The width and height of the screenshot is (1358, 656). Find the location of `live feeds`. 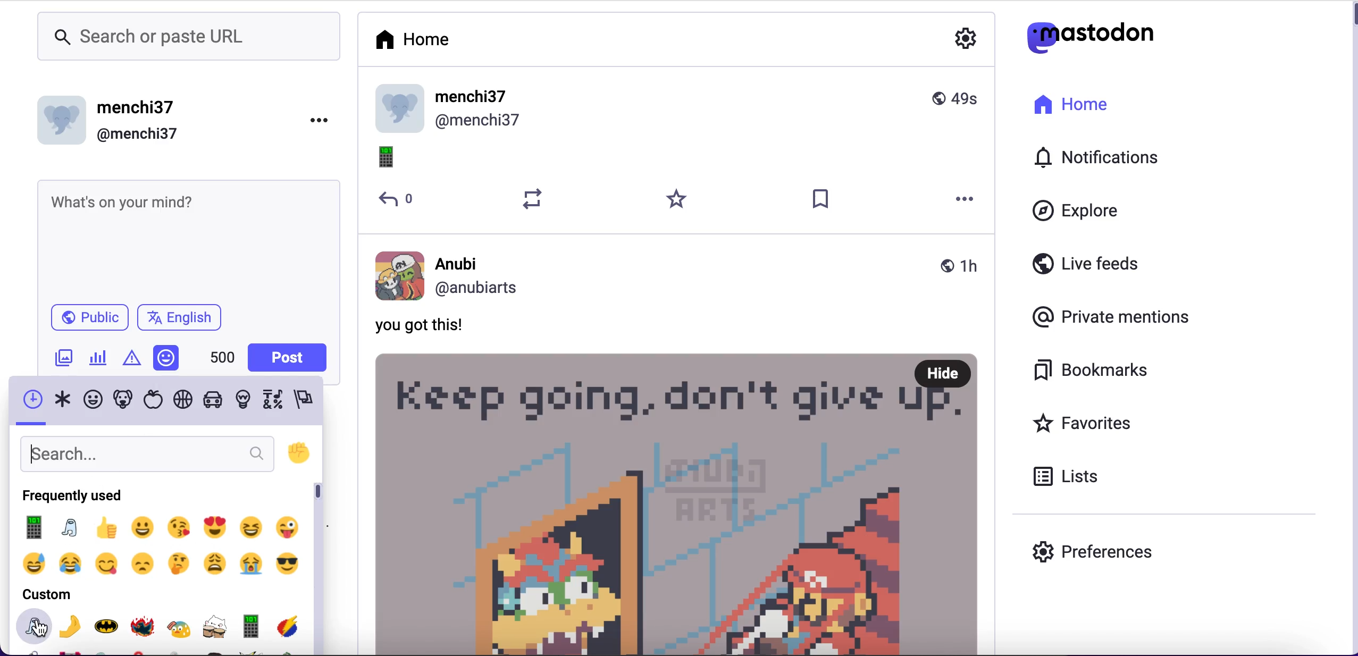

live feeds is located at coordinates (1086, 264).